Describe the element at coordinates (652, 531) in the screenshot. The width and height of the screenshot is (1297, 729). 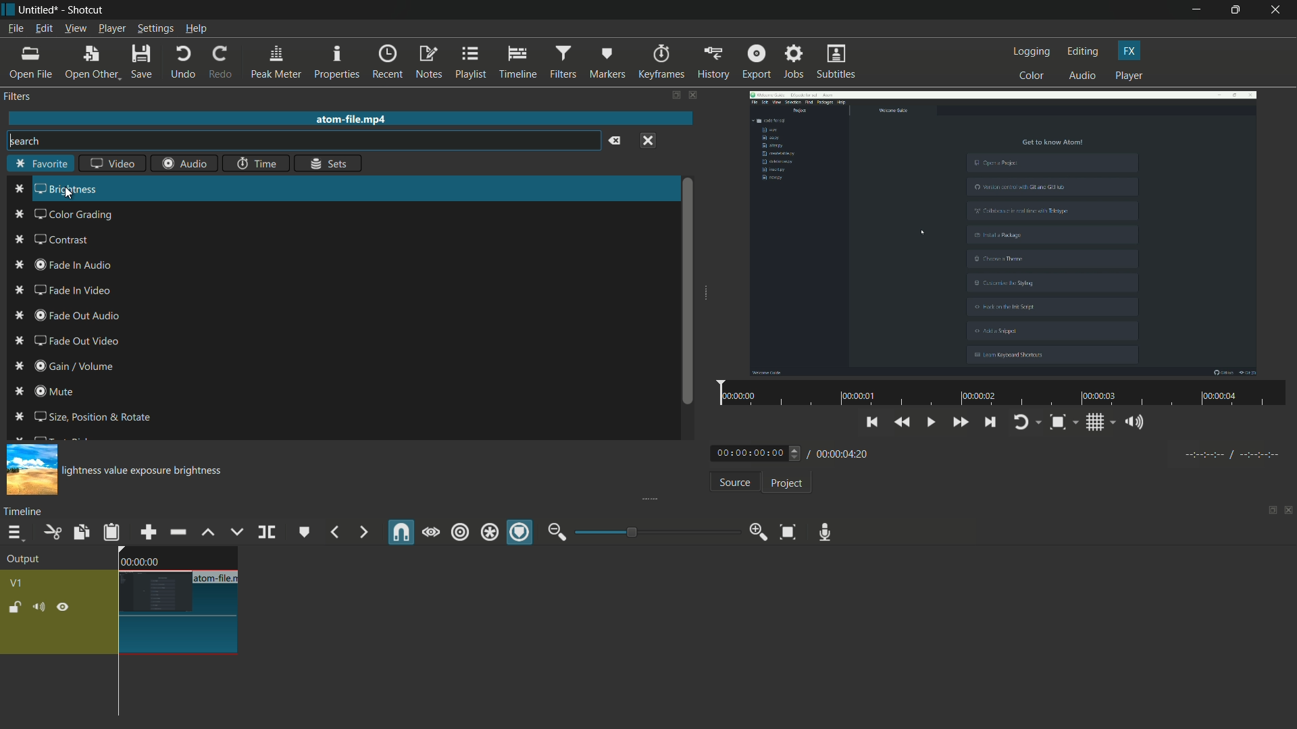
I see `zoom bar` at that location.